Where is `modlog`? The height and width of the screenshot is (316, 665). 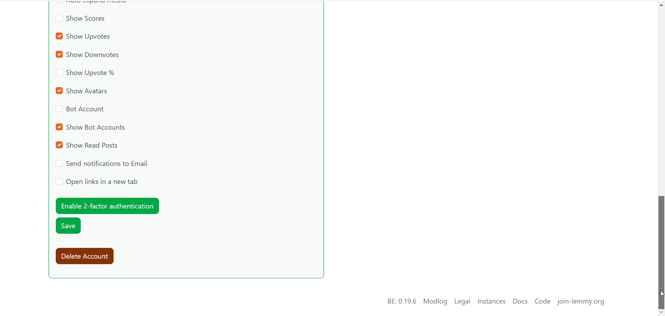 modlog is located at coordinates (435, 302).